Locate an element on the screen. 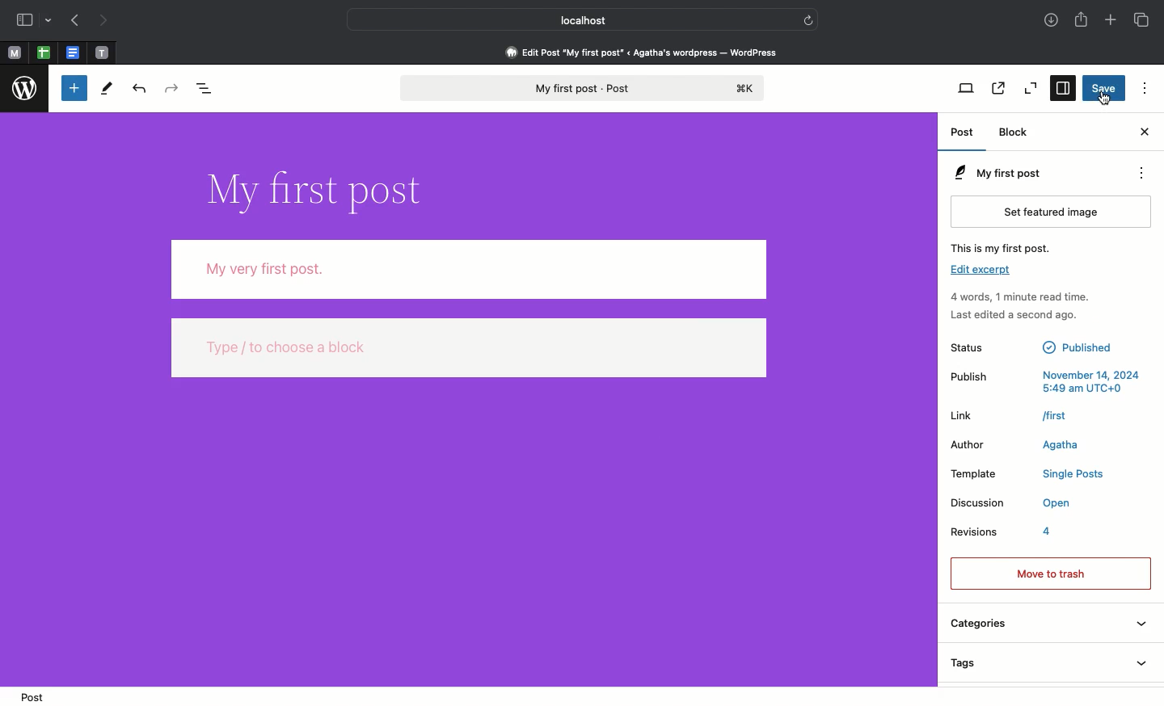 Image resolution: width=1164 pixels, height=706 pixels. Document overview is located at coordinates (210, 90).